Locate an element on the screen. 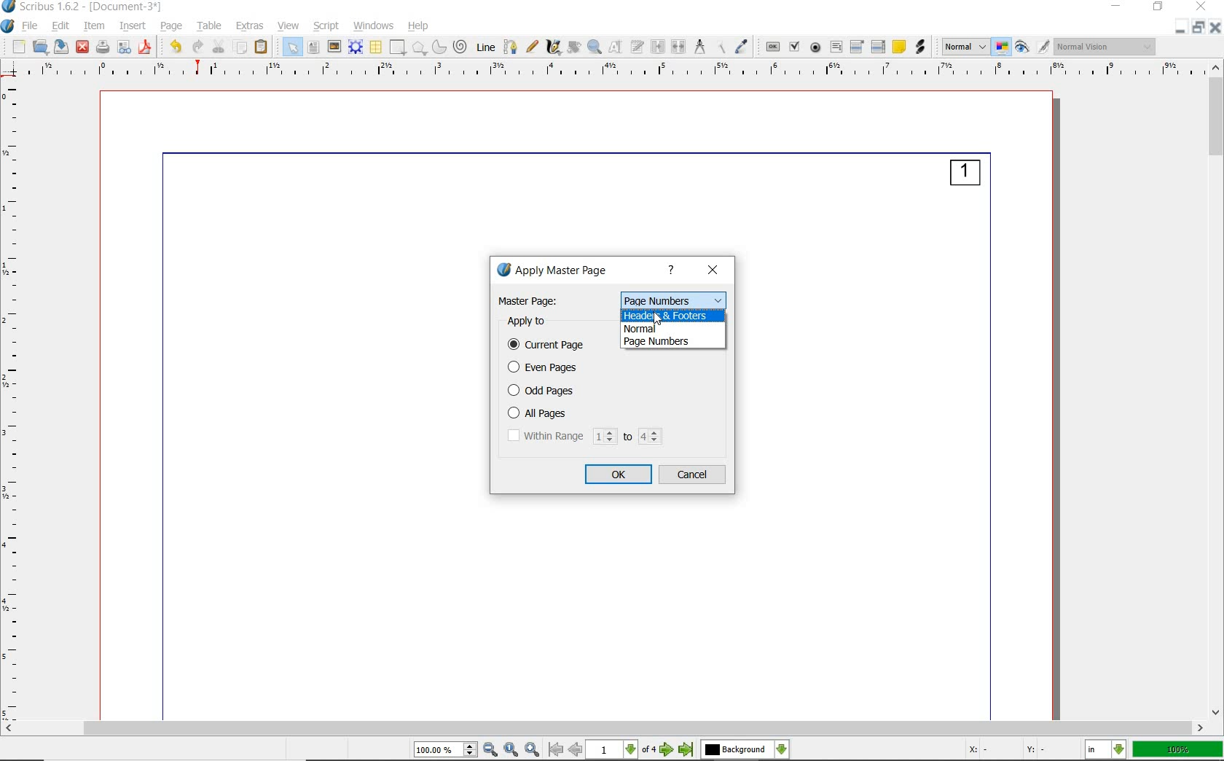 This screenshot has height=761, width=1224. save as pdf is located at coordinates (145, 48).